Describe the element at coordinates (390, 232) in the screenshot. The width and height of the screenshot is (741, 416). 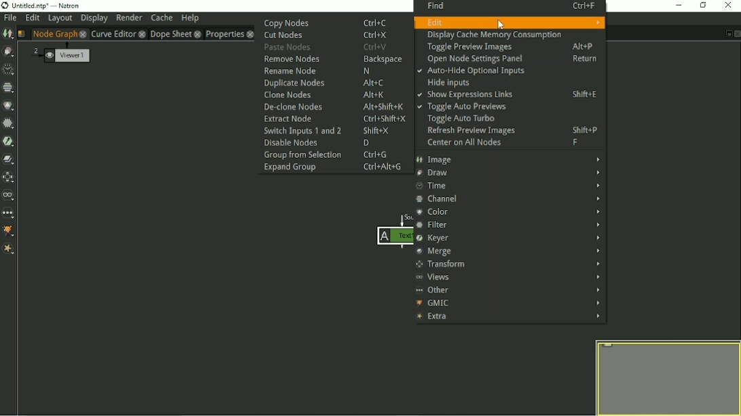
I see `Node` at that location.